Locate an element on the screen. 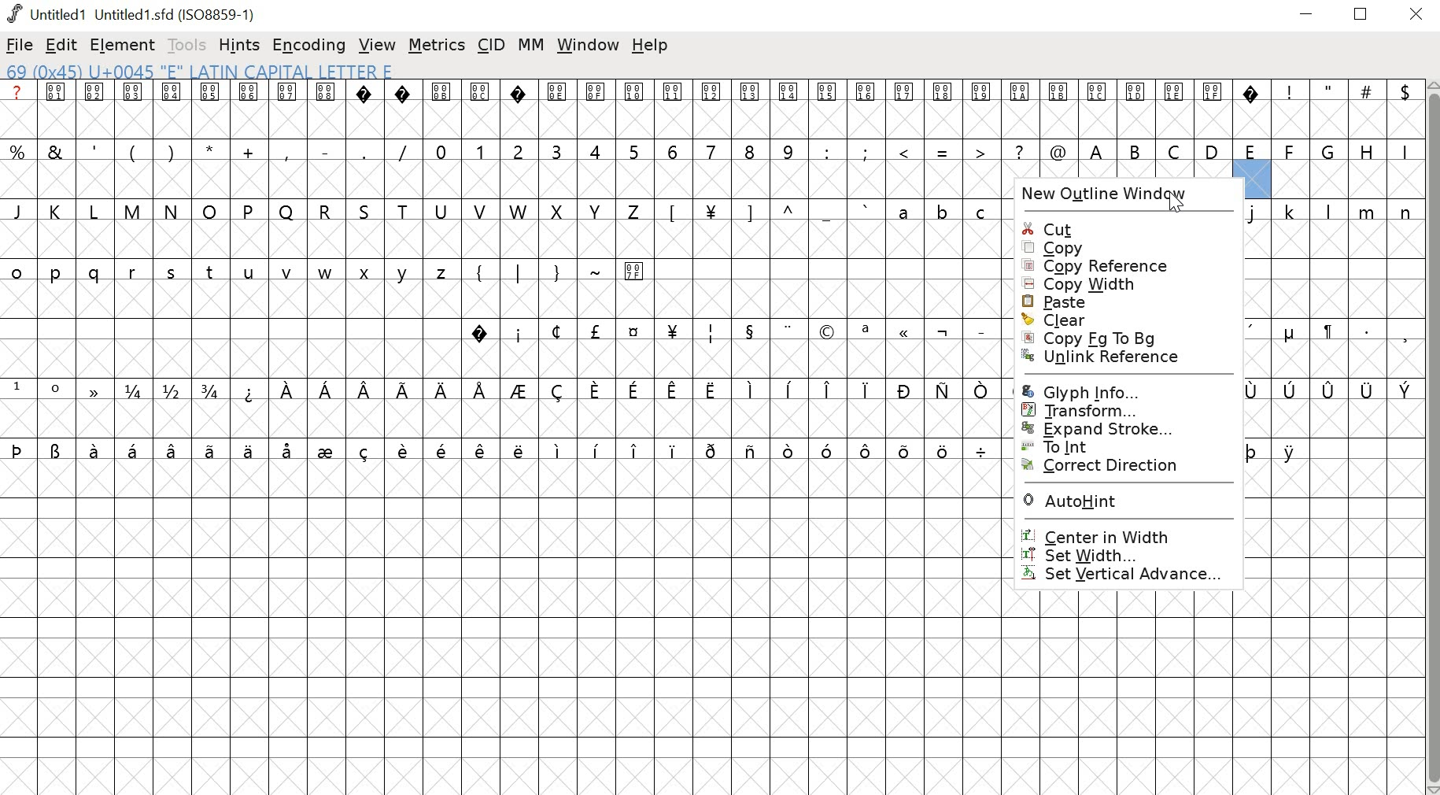  empty cells is located at coordinates (1332, 361).